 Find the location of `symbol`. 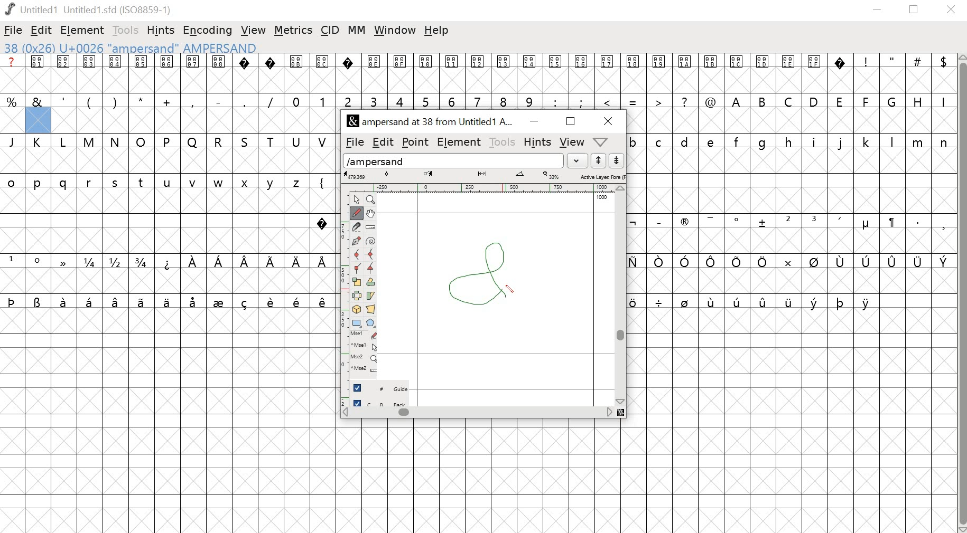

symbol is located at coordinates (789, 301).